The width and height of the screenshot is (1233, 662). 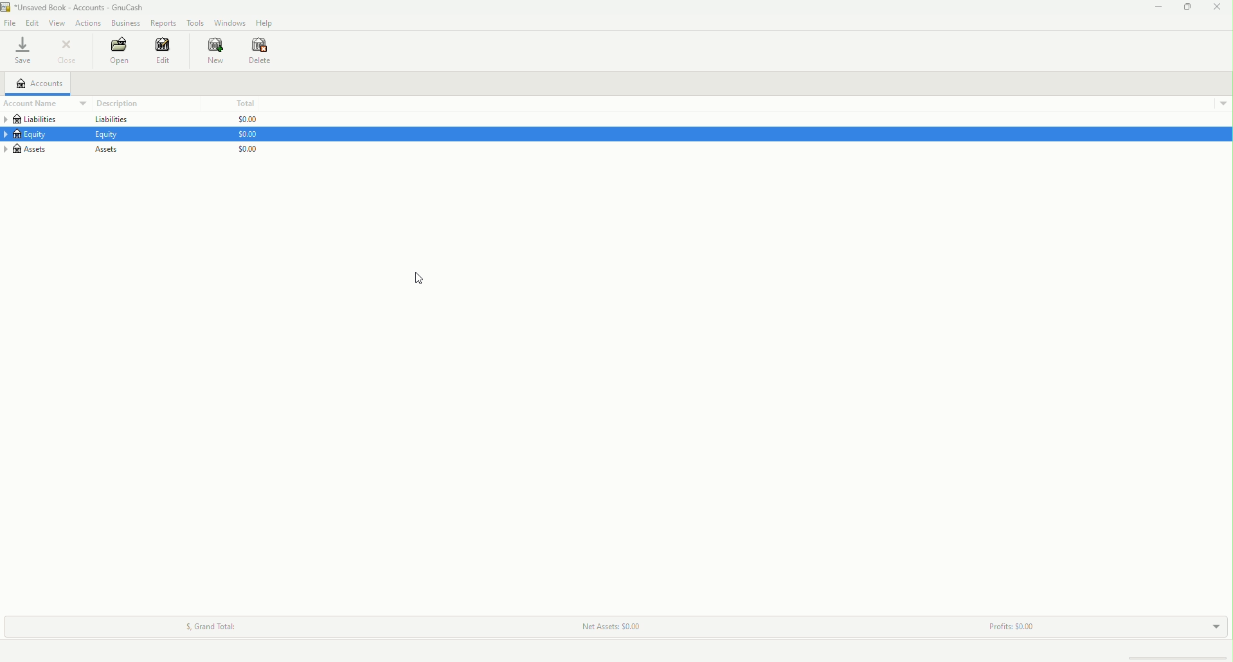 I want to click on , so click(x=109, y=135).